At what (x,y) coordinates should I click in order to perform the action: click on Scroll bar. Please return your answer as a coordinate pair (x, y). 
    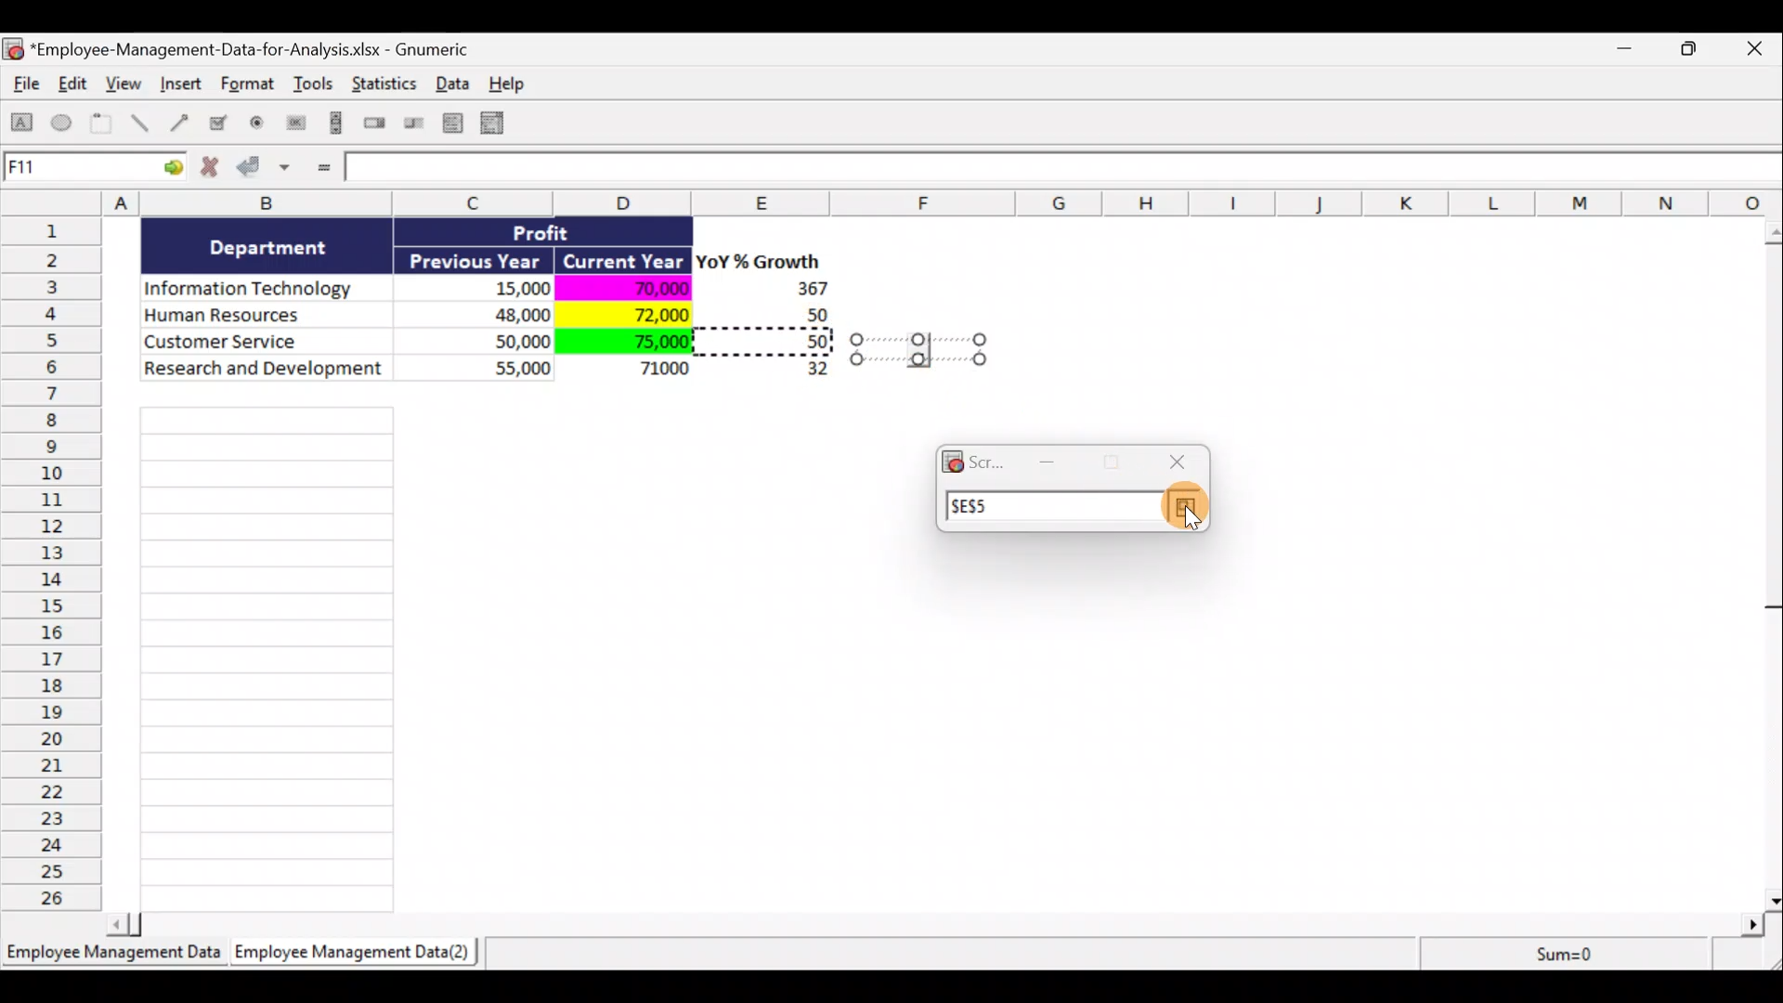
    Looking at the image, I should click on (942, 921).